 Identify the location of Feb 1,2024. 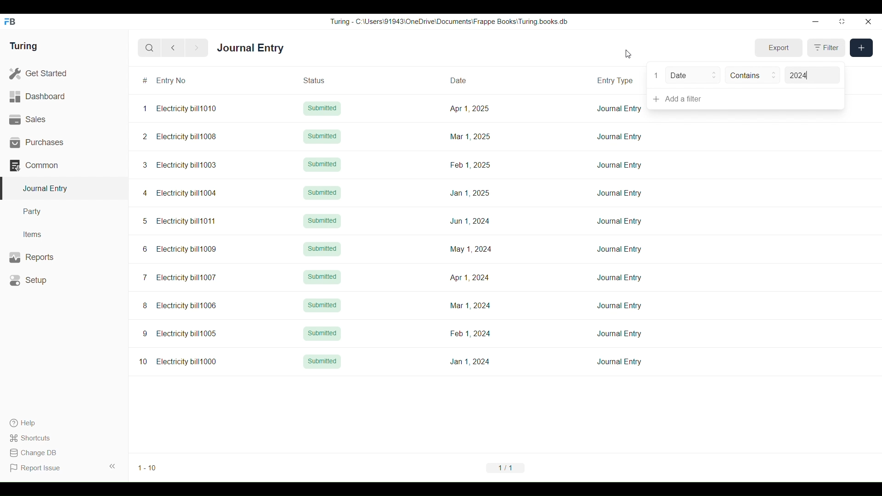
(470, 333).